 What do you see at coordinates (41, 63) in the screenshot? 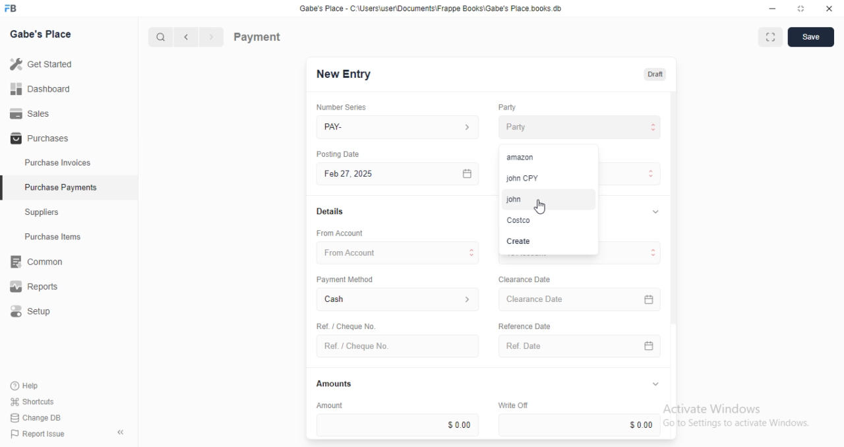
I see `Get Started` at bounding box center [41, 63].